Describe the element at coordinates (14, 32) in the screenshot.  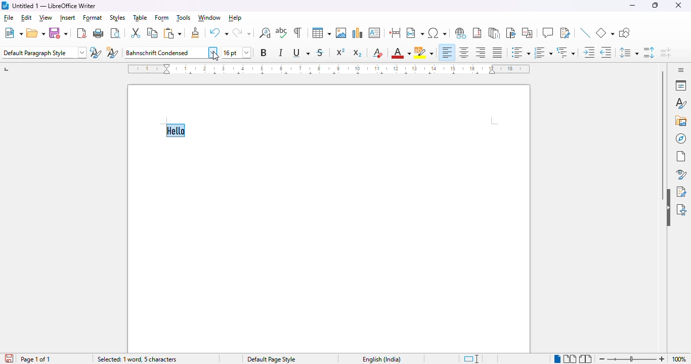
I see `new` at that location.